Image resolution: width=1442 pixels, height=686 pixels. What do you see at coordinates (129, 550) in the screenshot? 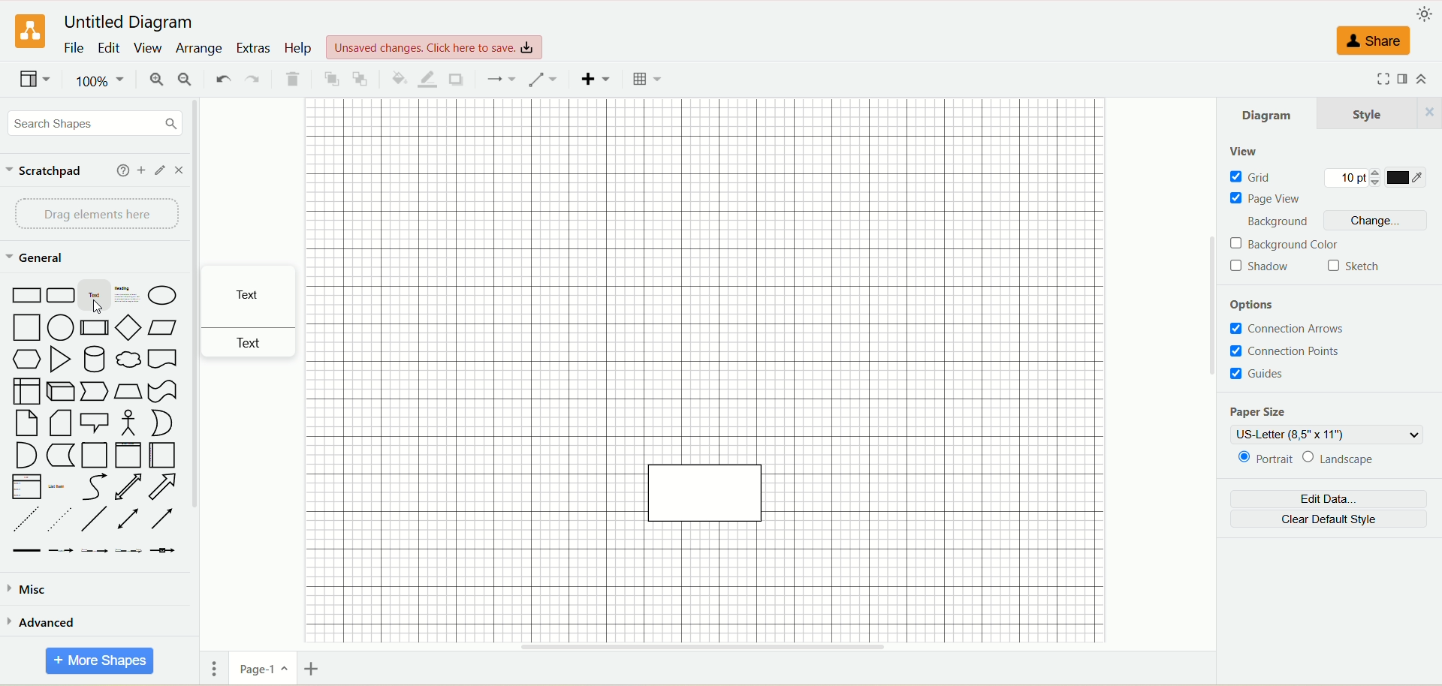
I see `connector 4` at bounding box center [129, 550].